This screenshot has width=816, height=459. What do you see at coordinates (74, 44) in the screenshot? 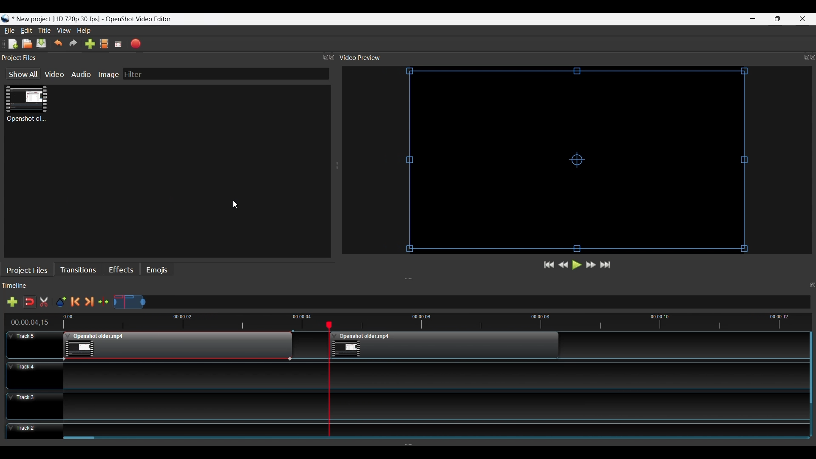
I see `Redo` at bounding box center [74, 44].